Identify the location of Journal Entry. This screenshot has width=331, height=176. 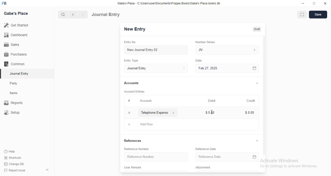
(156, 68).